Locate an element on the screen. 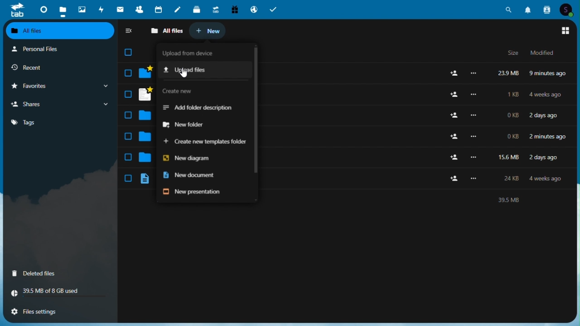 The image size is (580, 326). select is located at coordinates (127, 158).